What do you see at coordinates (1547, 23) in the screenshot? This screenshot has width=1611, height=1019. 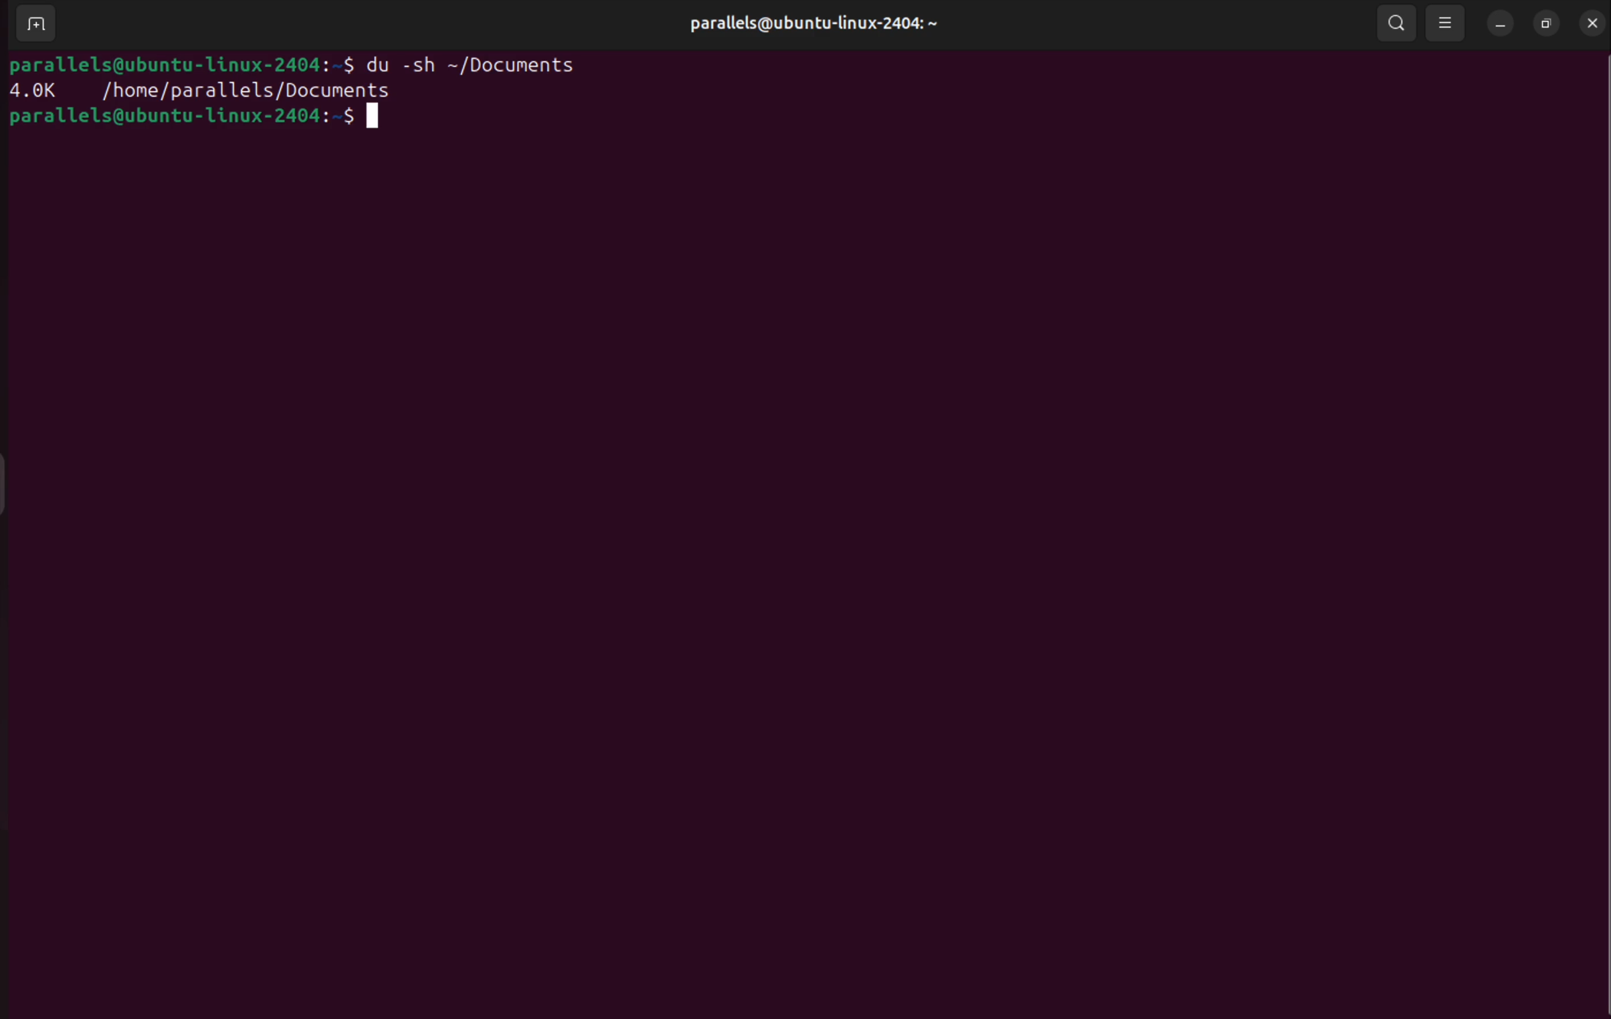 I see `resize` at bounding box center [1547, 23].